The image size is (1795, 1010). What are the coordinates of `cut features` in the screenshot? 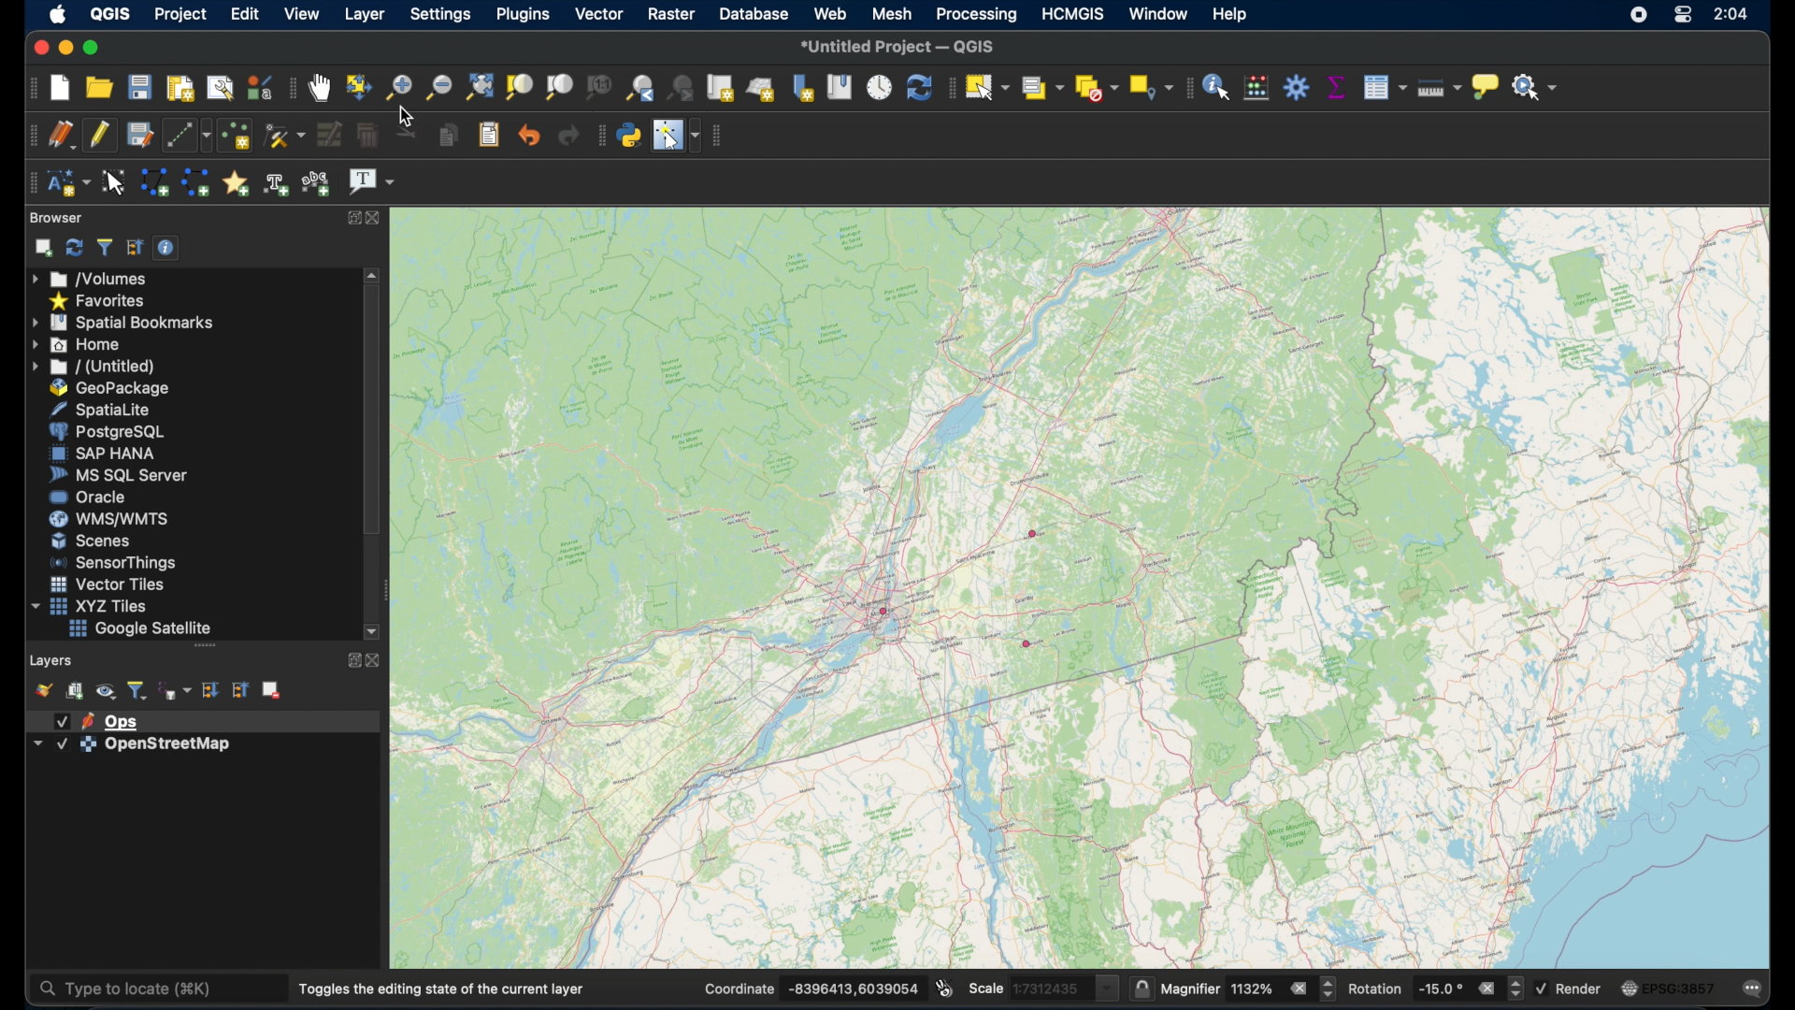 It's located at (406, 133).